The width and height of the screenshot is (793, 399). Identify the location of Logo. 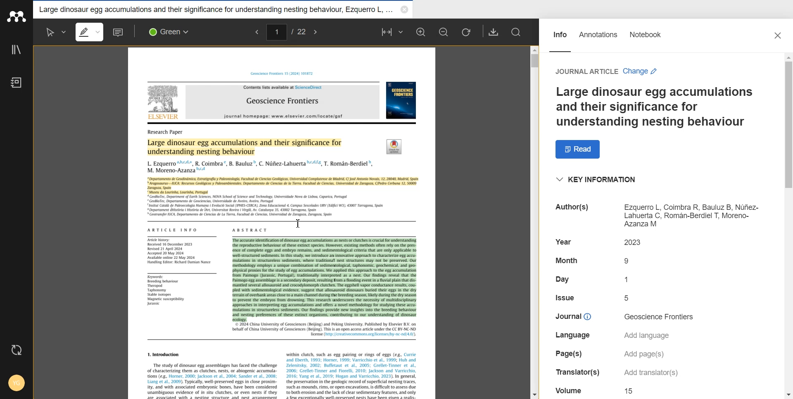
(16, 17).